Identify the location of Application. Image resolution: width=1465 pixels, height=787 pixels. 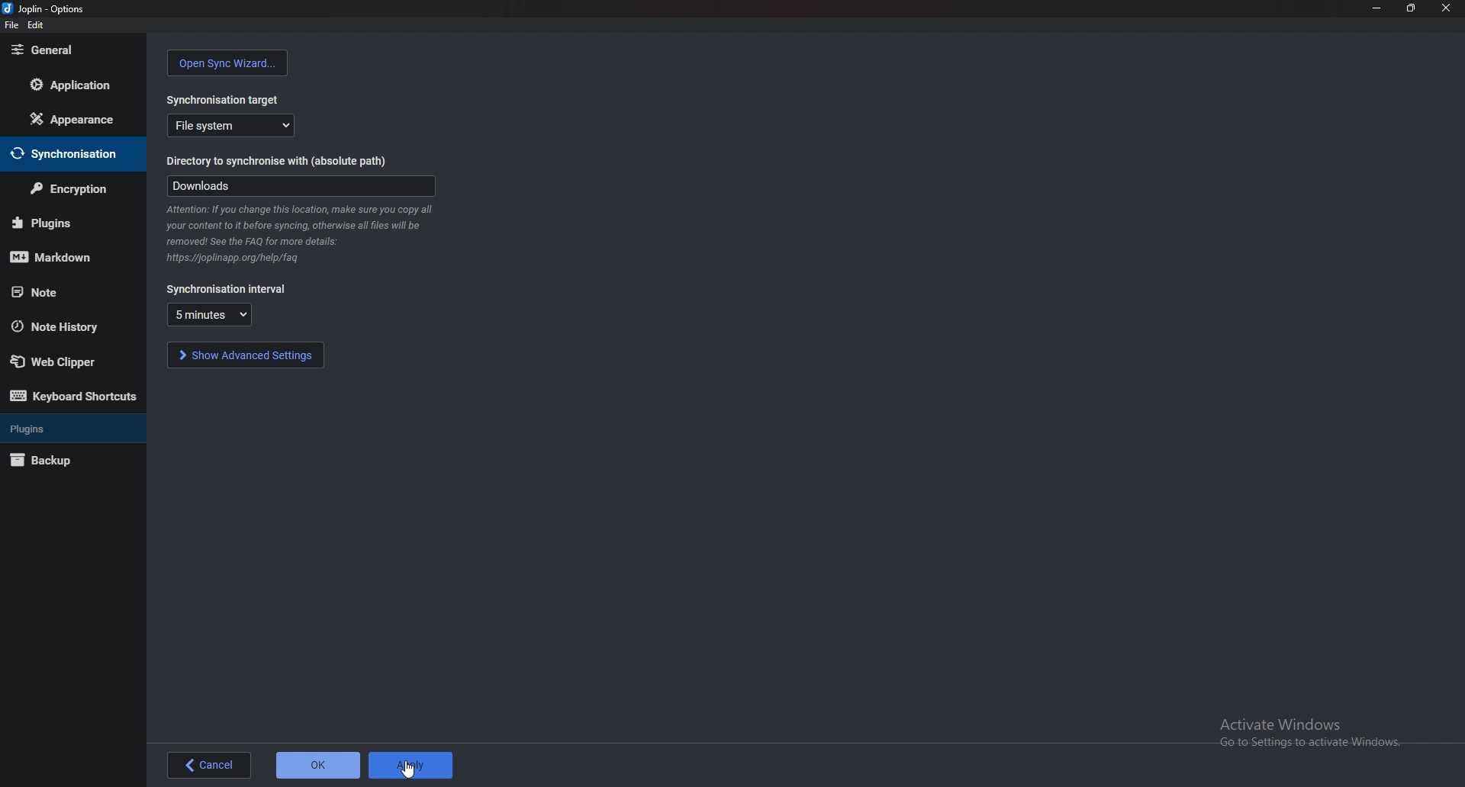
(72, 87).